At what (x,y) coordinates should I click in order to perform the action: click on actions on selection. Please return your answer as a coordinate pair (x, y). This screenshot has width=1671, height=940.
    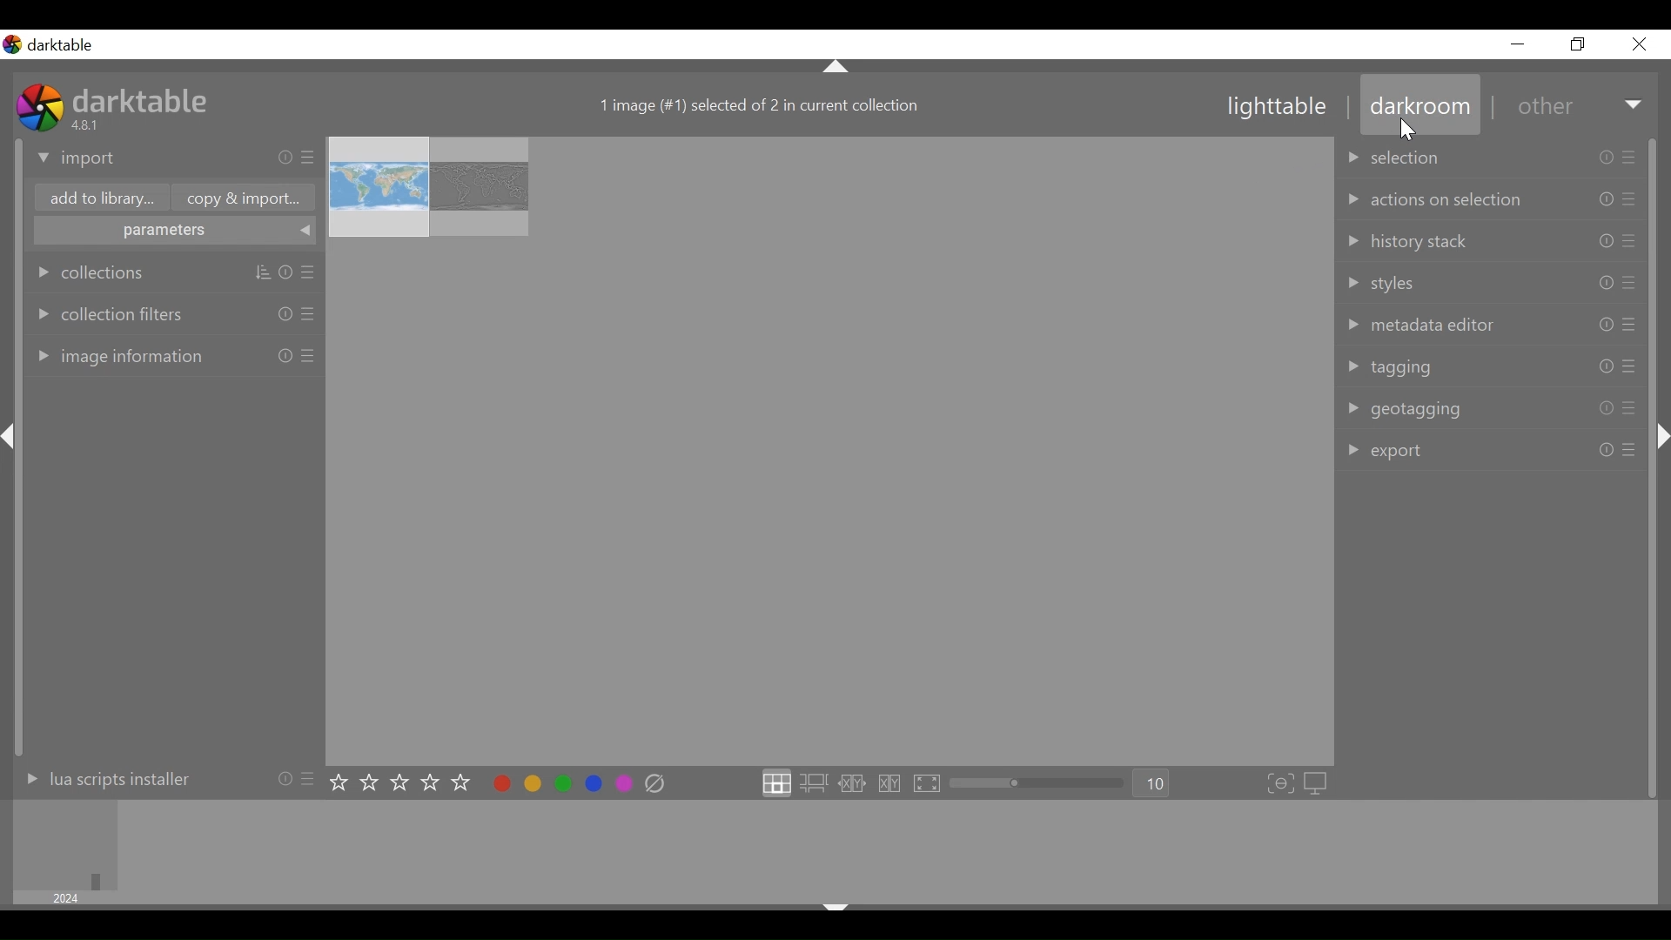
    Looking at the image, I should click on (1495, 198).